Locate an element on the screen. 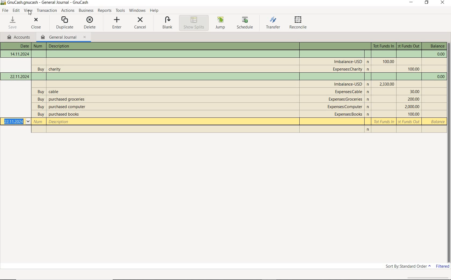 This screenshot has width=451, height=280. buy is located at coordinates (41, 115).